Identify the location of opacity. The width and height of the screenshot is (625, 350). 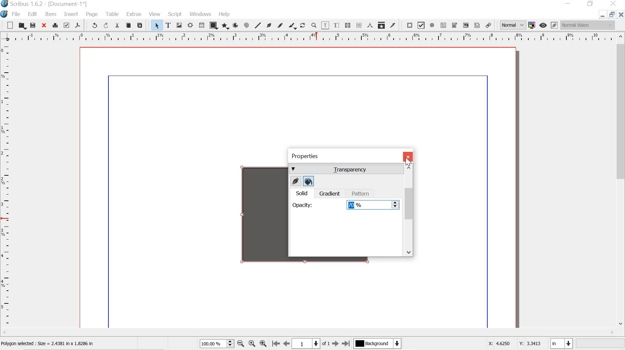
(302, 206).